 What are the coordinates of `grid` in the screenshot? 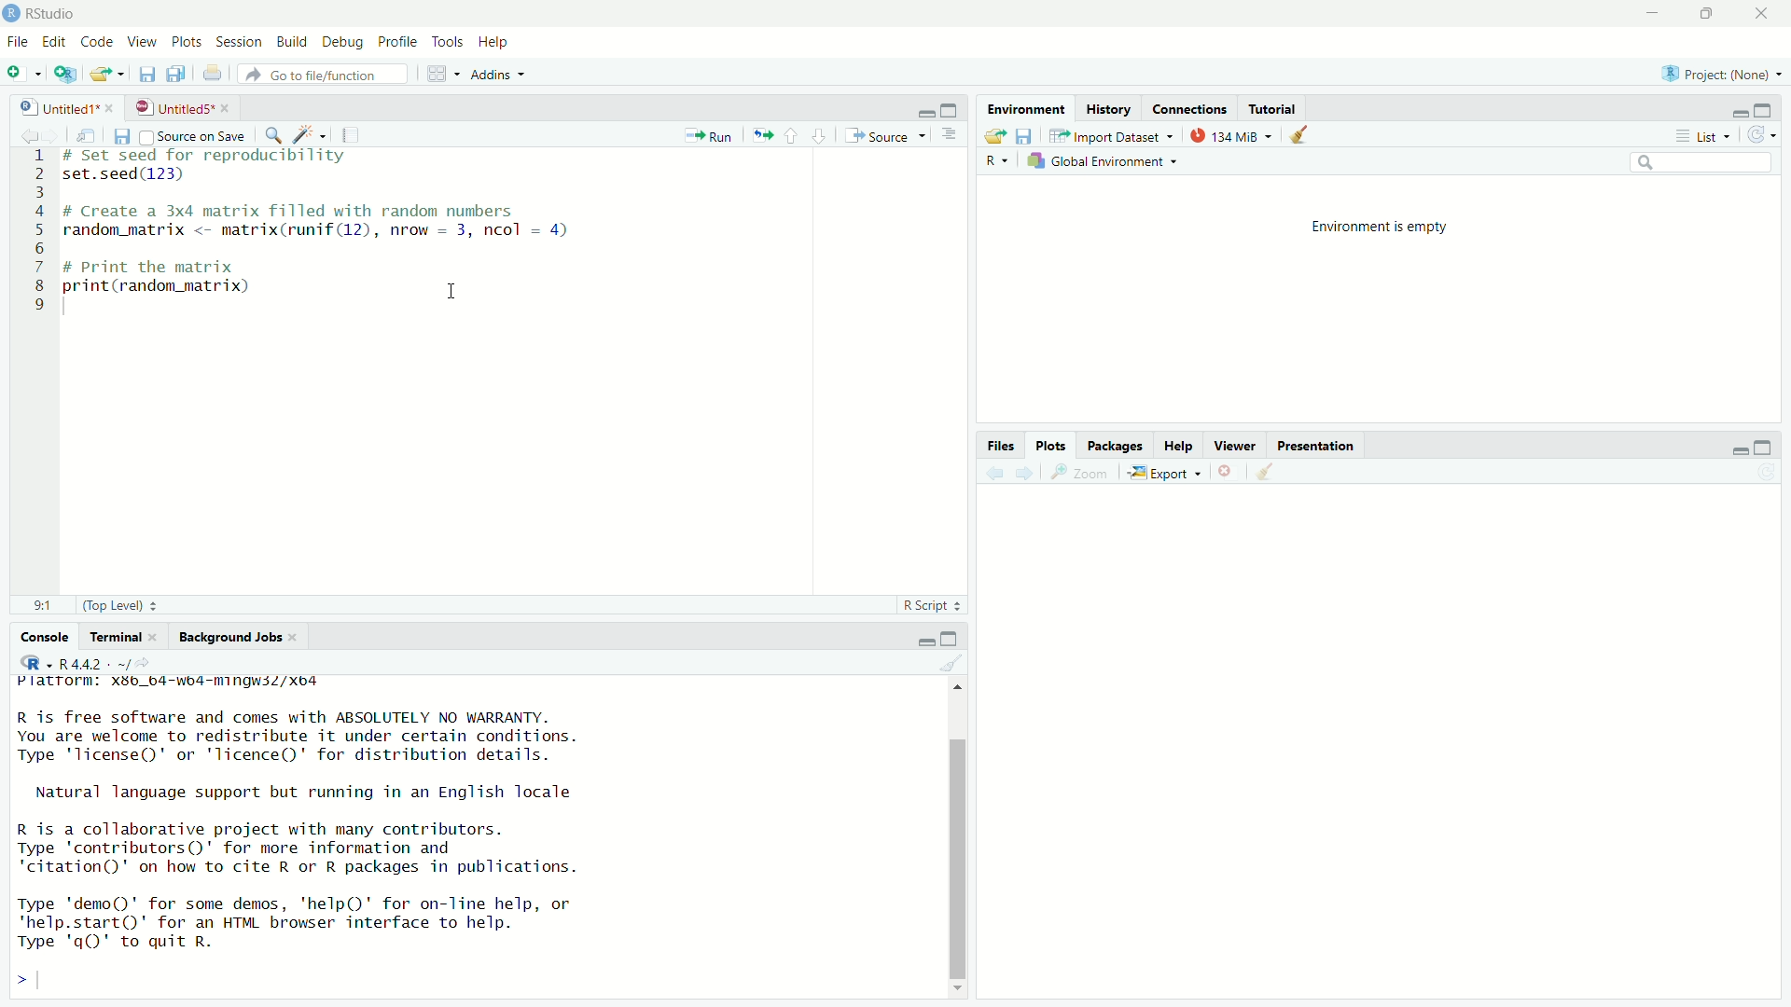 It's located at (440, 75).